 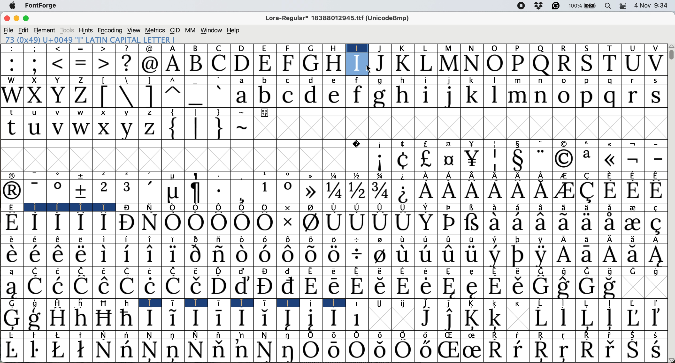 What do you see at coordinates (586, 48) in the screenshot?
I see `S` at bounding box center [586, 48].